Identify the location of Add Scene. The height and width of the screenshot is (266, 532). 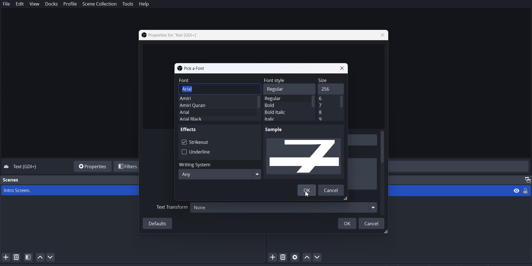
(5, 257).